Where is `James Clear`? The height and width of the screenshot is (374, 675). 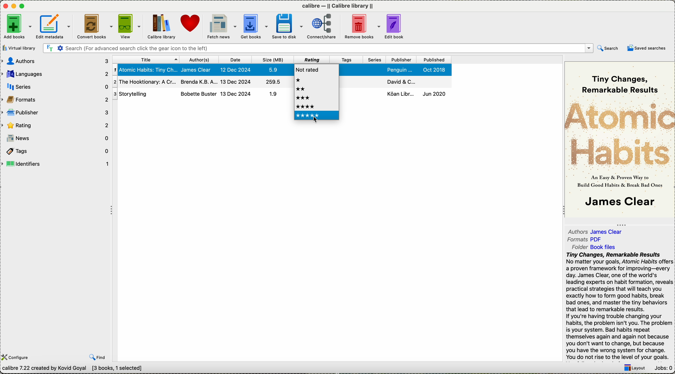
James Clear is located at coordinates (609, 231).